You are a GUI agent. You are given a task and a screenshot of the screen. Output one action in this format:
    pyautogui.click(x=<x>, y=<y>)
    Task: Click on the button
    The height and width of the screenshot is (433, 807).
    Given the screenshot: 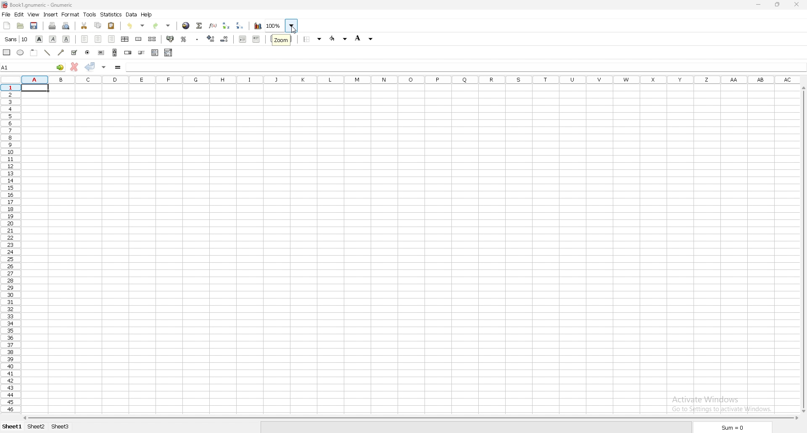 What is the action you would take?
    pyautogui.click(x=101, y=53)
    